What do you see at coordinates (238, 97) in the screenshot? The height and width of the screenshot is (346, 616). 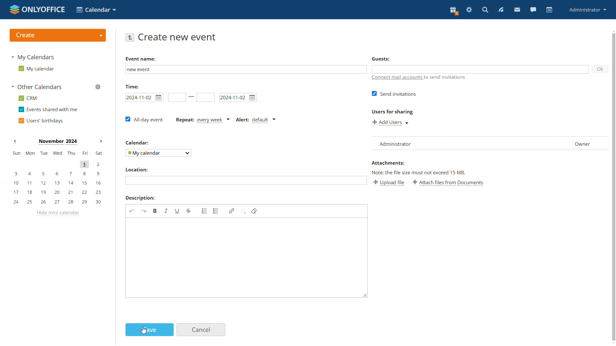 I see `event end date` at bounding box center [238, 97].